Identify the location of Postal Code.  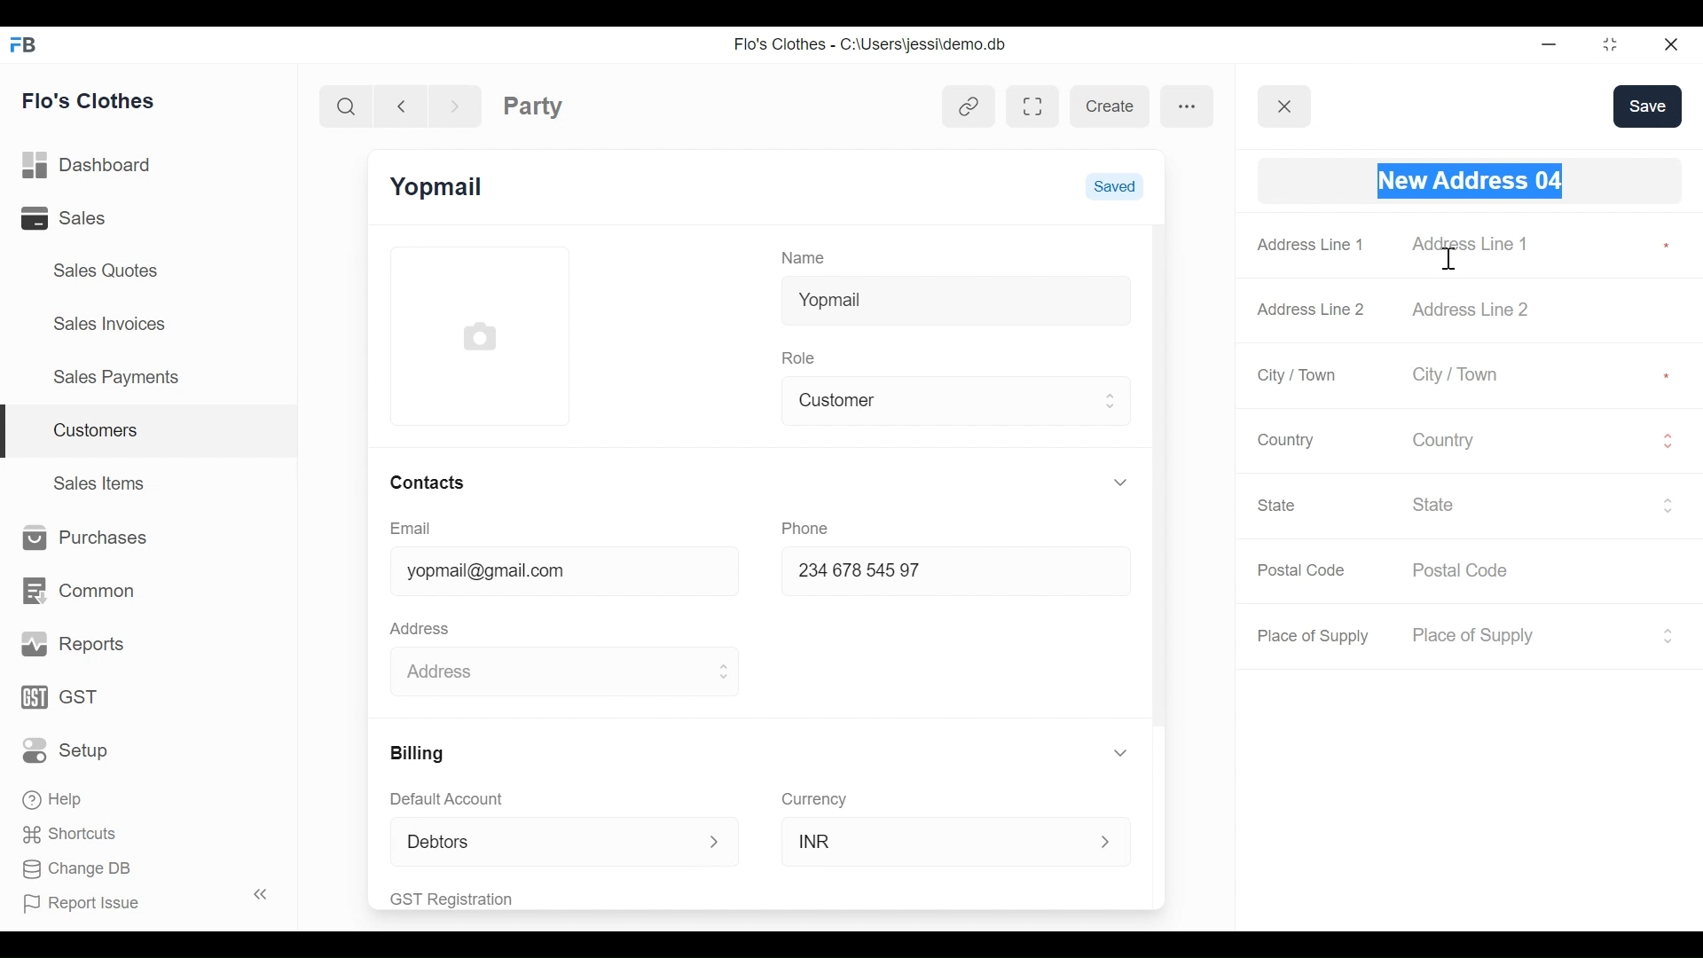
(1304, 570).